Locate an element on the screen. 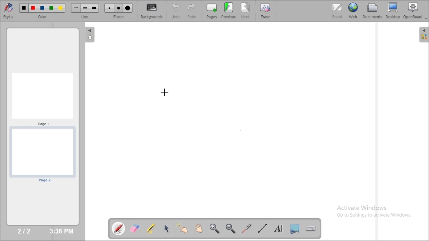 This screenshot has height=241, width=429. pages is located at coordinates (212, 11).